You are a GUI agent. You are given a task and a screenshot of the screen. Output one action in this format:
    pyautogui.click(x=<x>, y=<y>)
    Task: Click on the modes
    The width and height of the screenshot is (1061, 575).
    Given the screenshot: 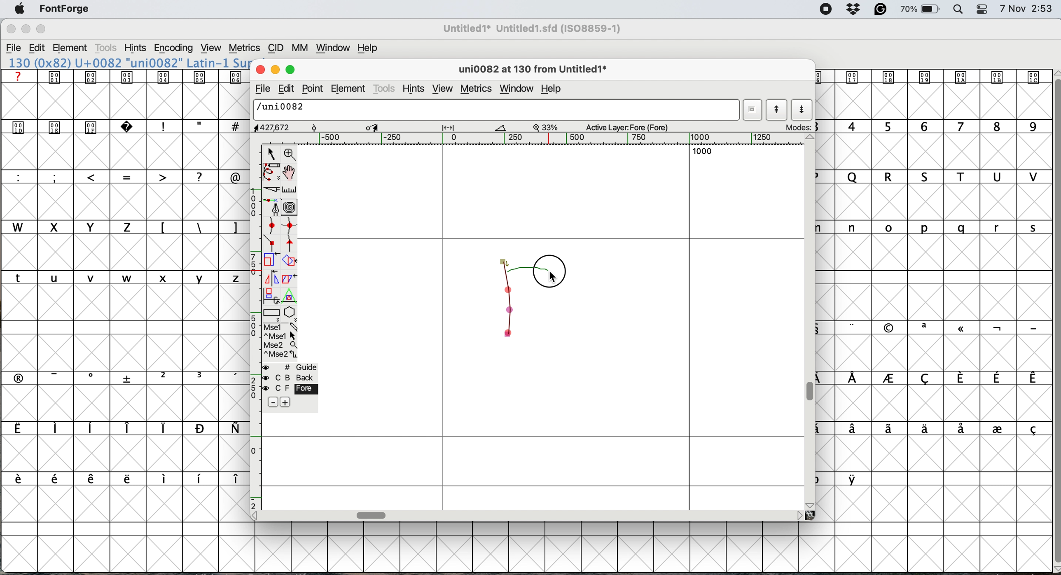 What is the action you would take?
    pyautogui.click(x=799, y=127)
    